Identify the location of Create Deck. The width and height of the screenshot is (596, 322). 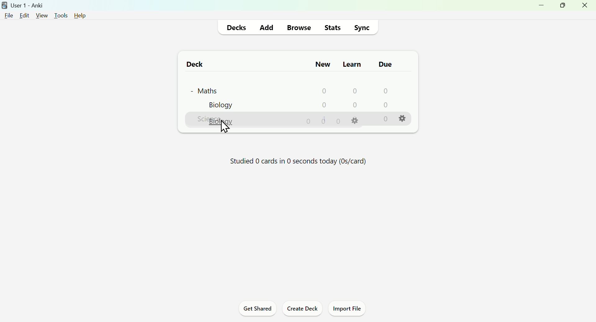
(302, 310).